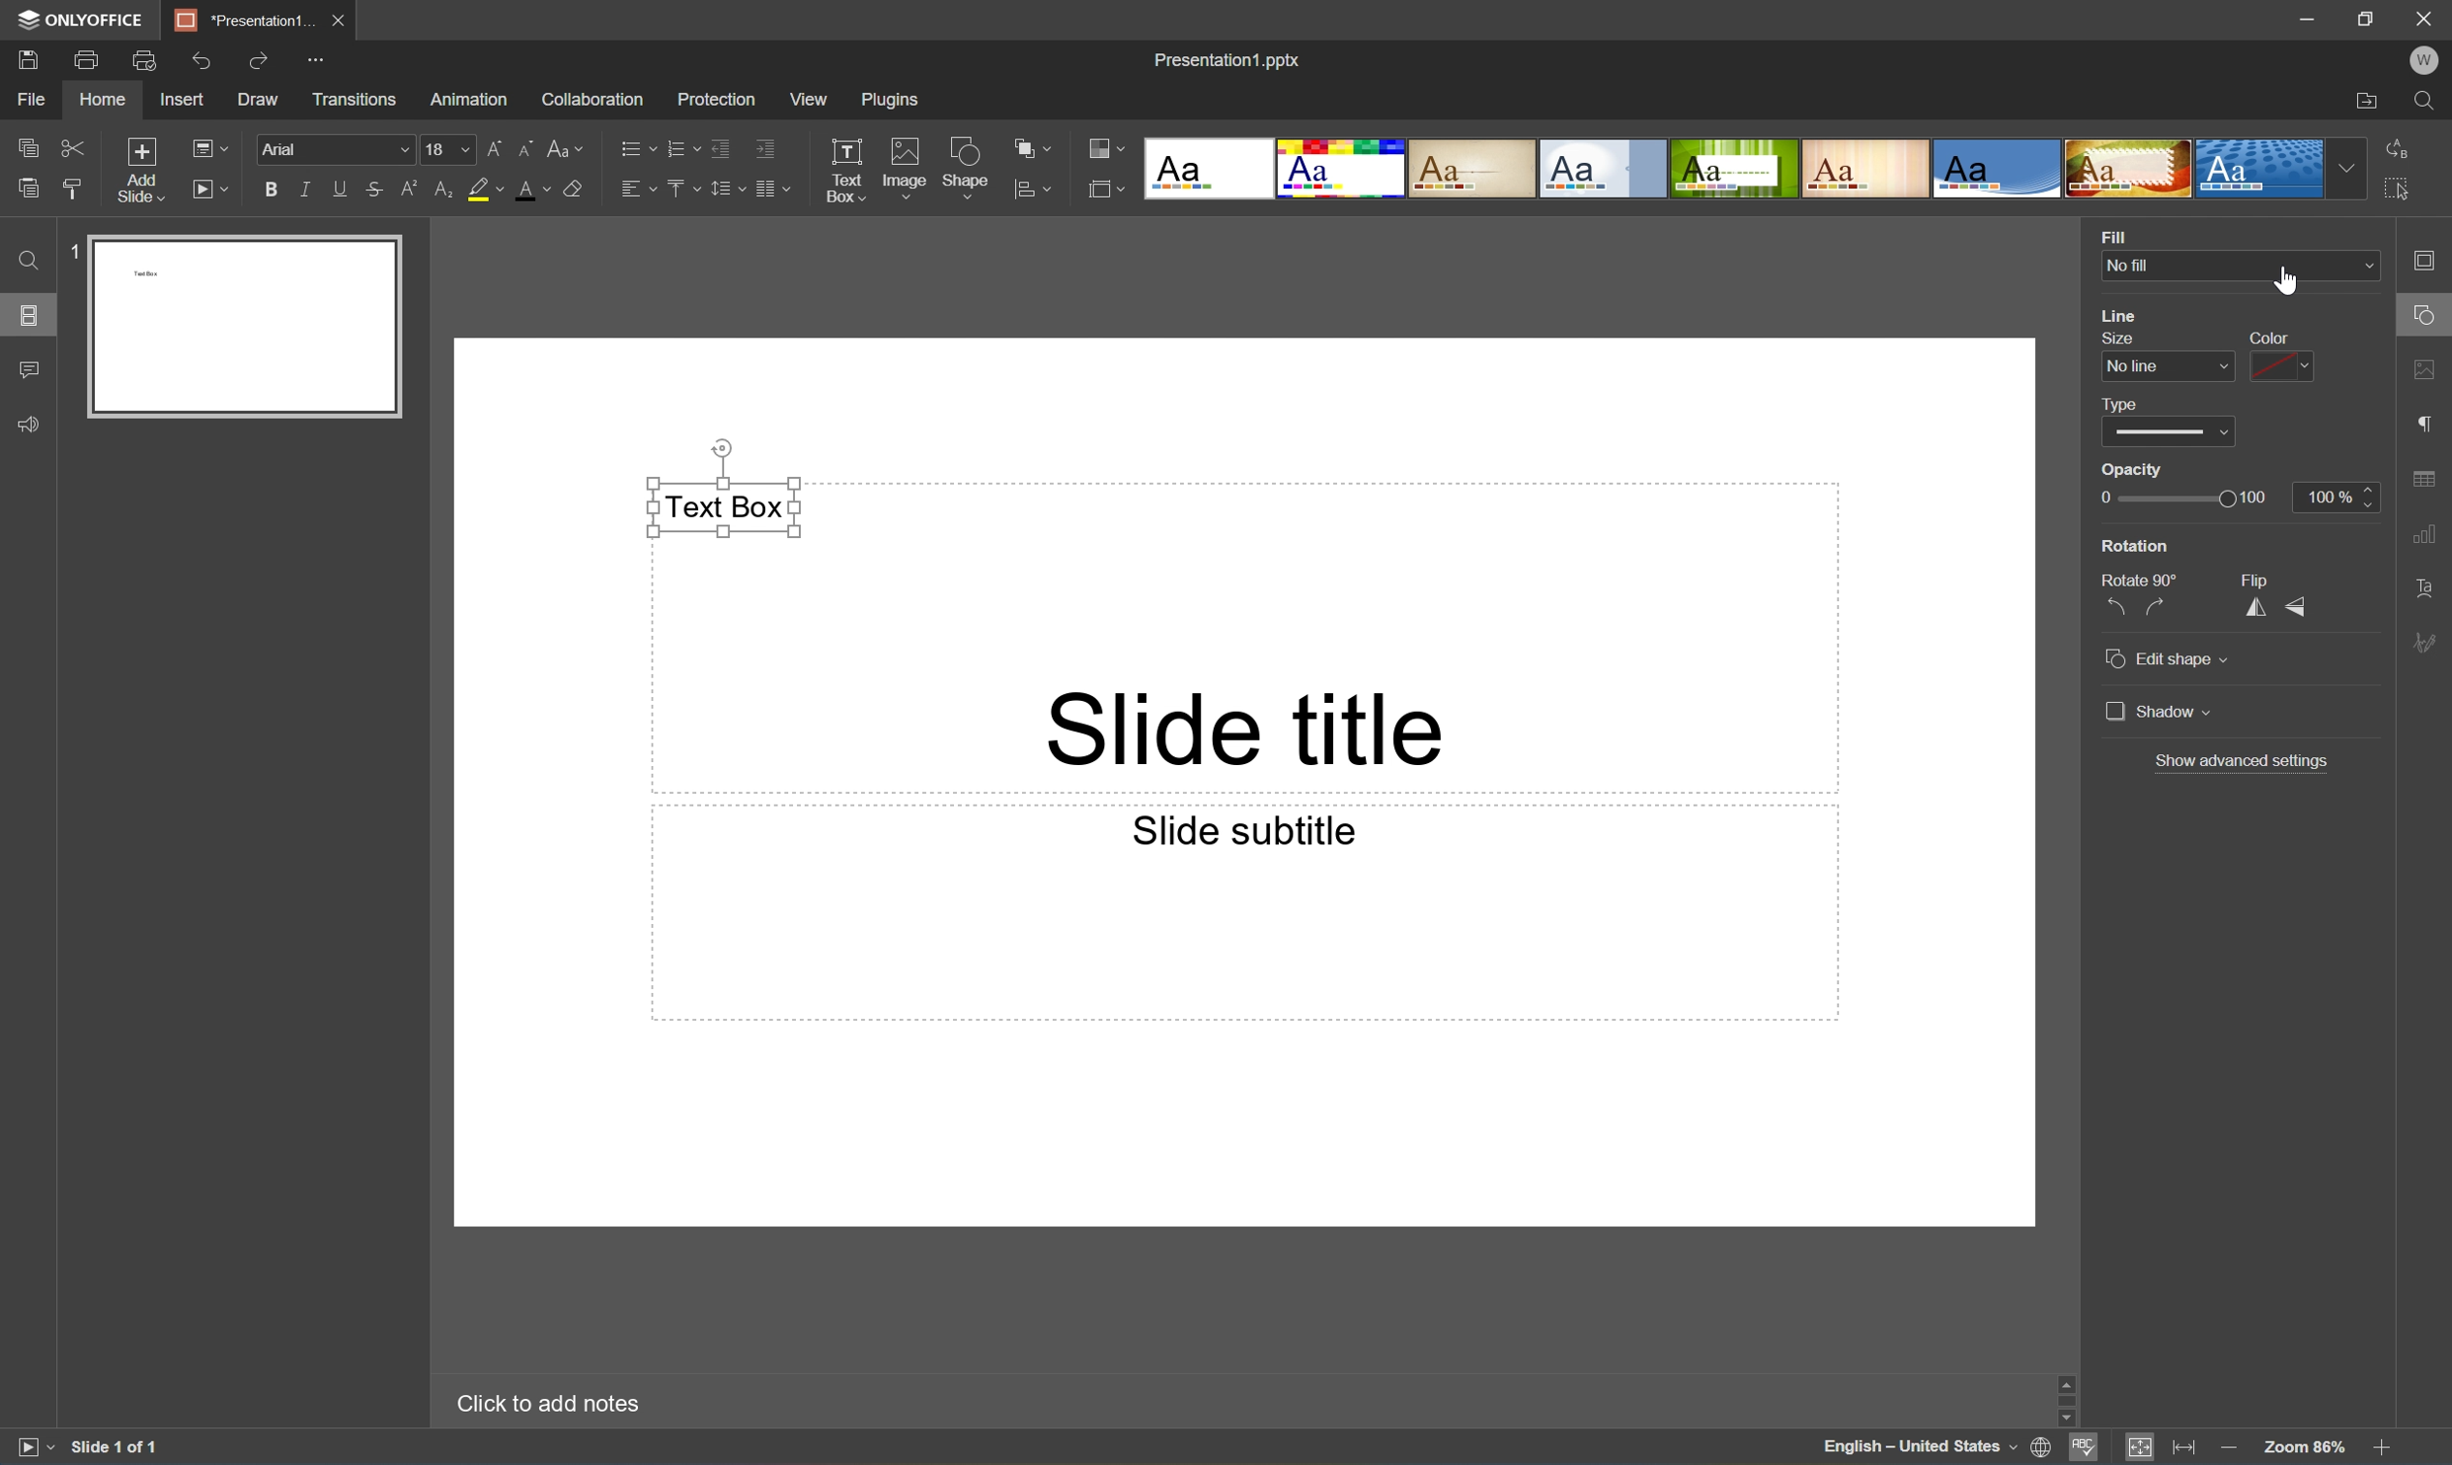  Describe the element at coordinates (1913, 1448) in the screenshot. I see `English - United States` at that location.